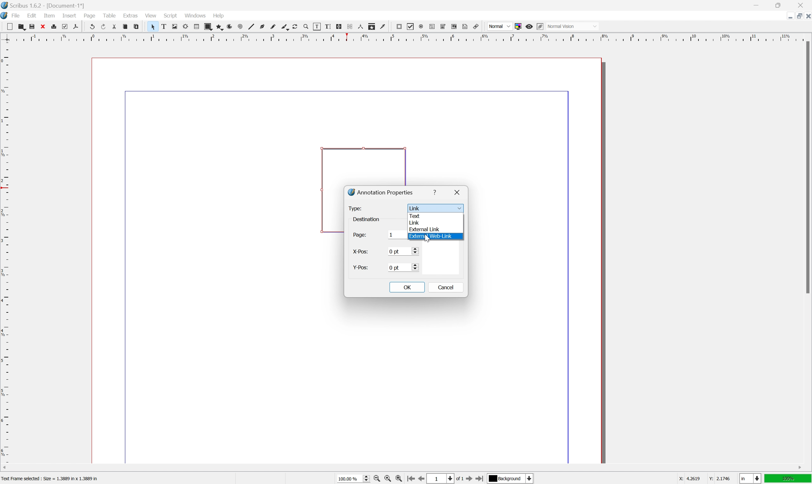 This screenshot has width=812, height=484. Describe the element at coordinates (22, 26) in the screenshot. I see `open` at that location.